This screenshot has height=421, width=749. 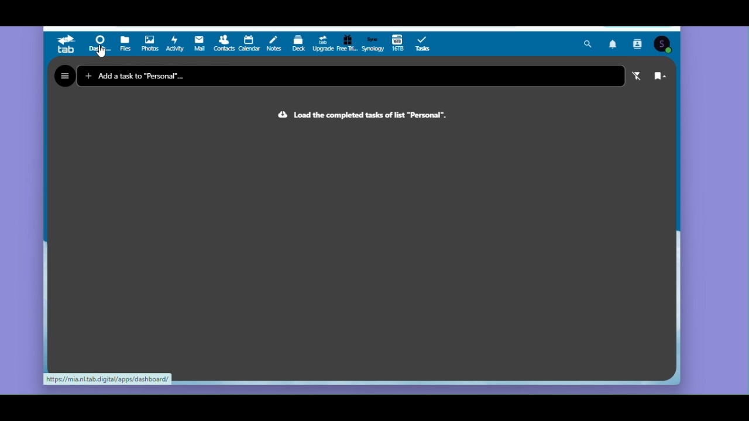 What do you see at coordinates (638, 77) in the screenshot?
I see `Active filter` at bounding box center [638, 77].